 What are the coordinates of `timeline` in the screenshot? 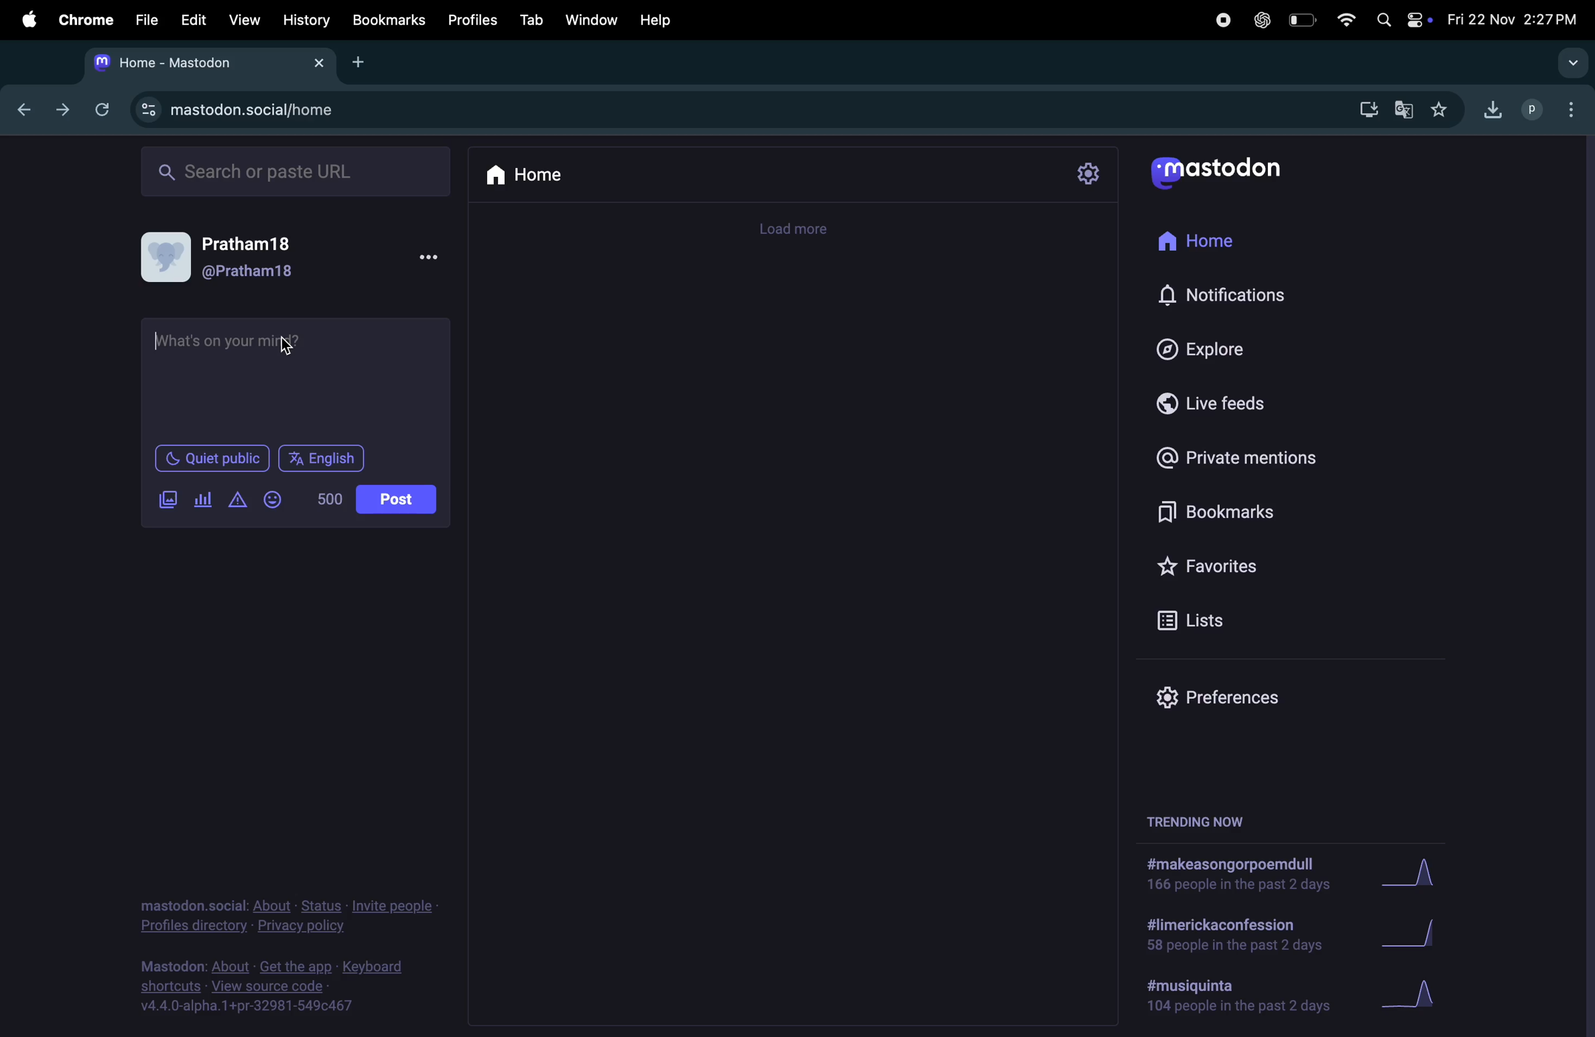 It's located at (808, 230).